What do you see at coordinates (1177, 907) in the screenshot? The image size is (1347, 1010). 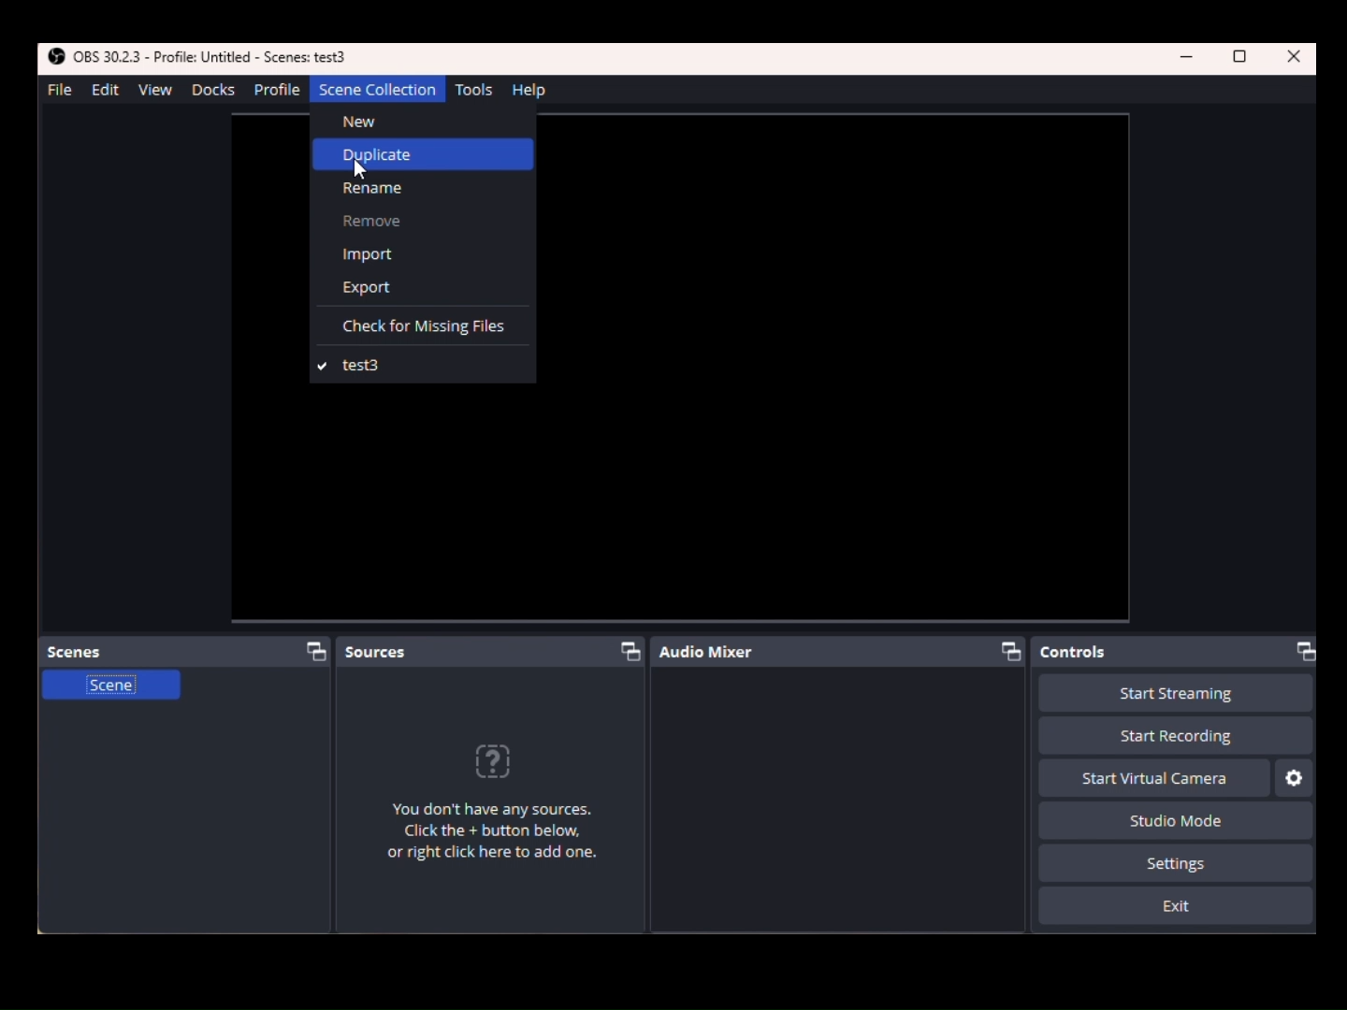 I see `Exit` at bounding box center [1177, 907].